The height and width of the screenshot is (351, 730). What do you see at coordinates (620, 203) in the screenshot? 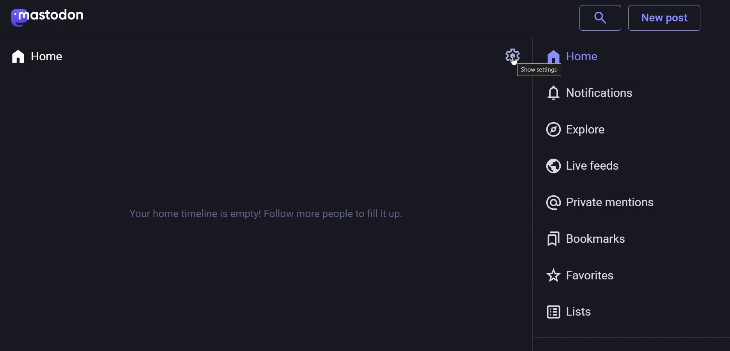
I see `Private mention` at bounding box center [620, 203].